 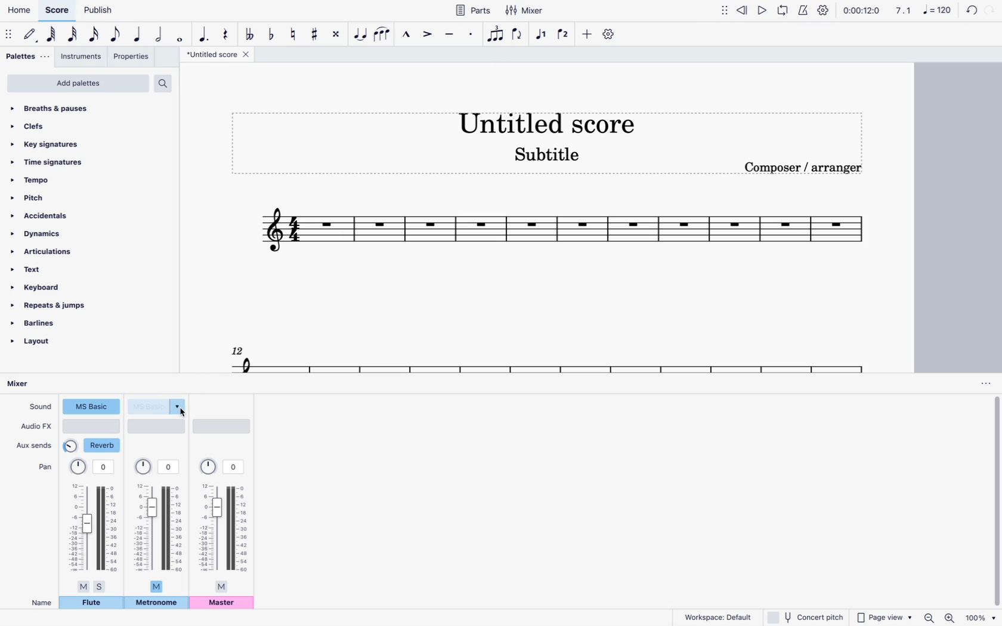 I want to click on properties, so click(x=134, y=58).